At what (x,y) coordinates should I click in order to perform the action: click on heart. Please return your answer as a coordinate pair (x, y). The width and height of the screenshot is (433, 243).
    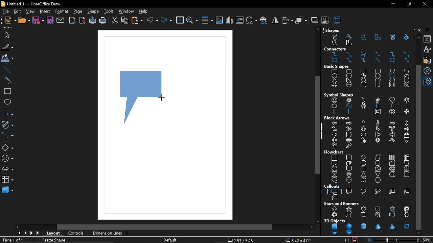
    Looking at the image, I should click on (392, 100).